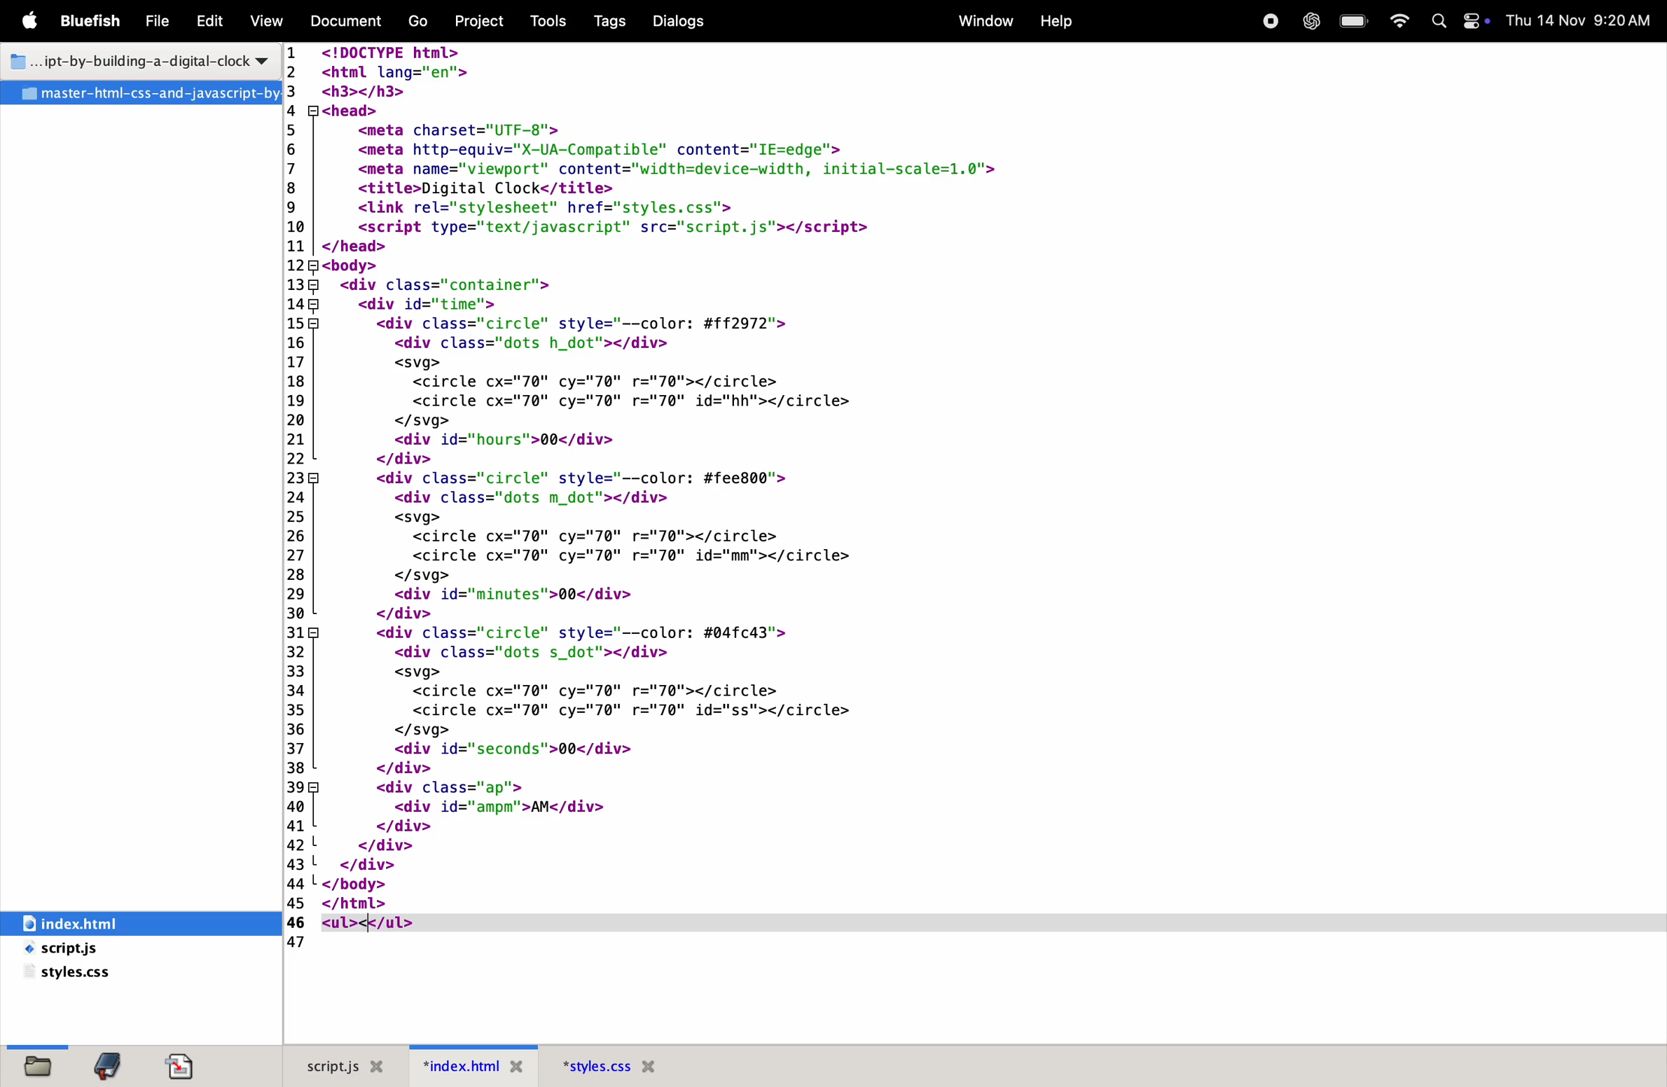  What do you see at coordinates (342, 1065) in the screenshot?
I see `script.js` at bounding box center [342, 1065].